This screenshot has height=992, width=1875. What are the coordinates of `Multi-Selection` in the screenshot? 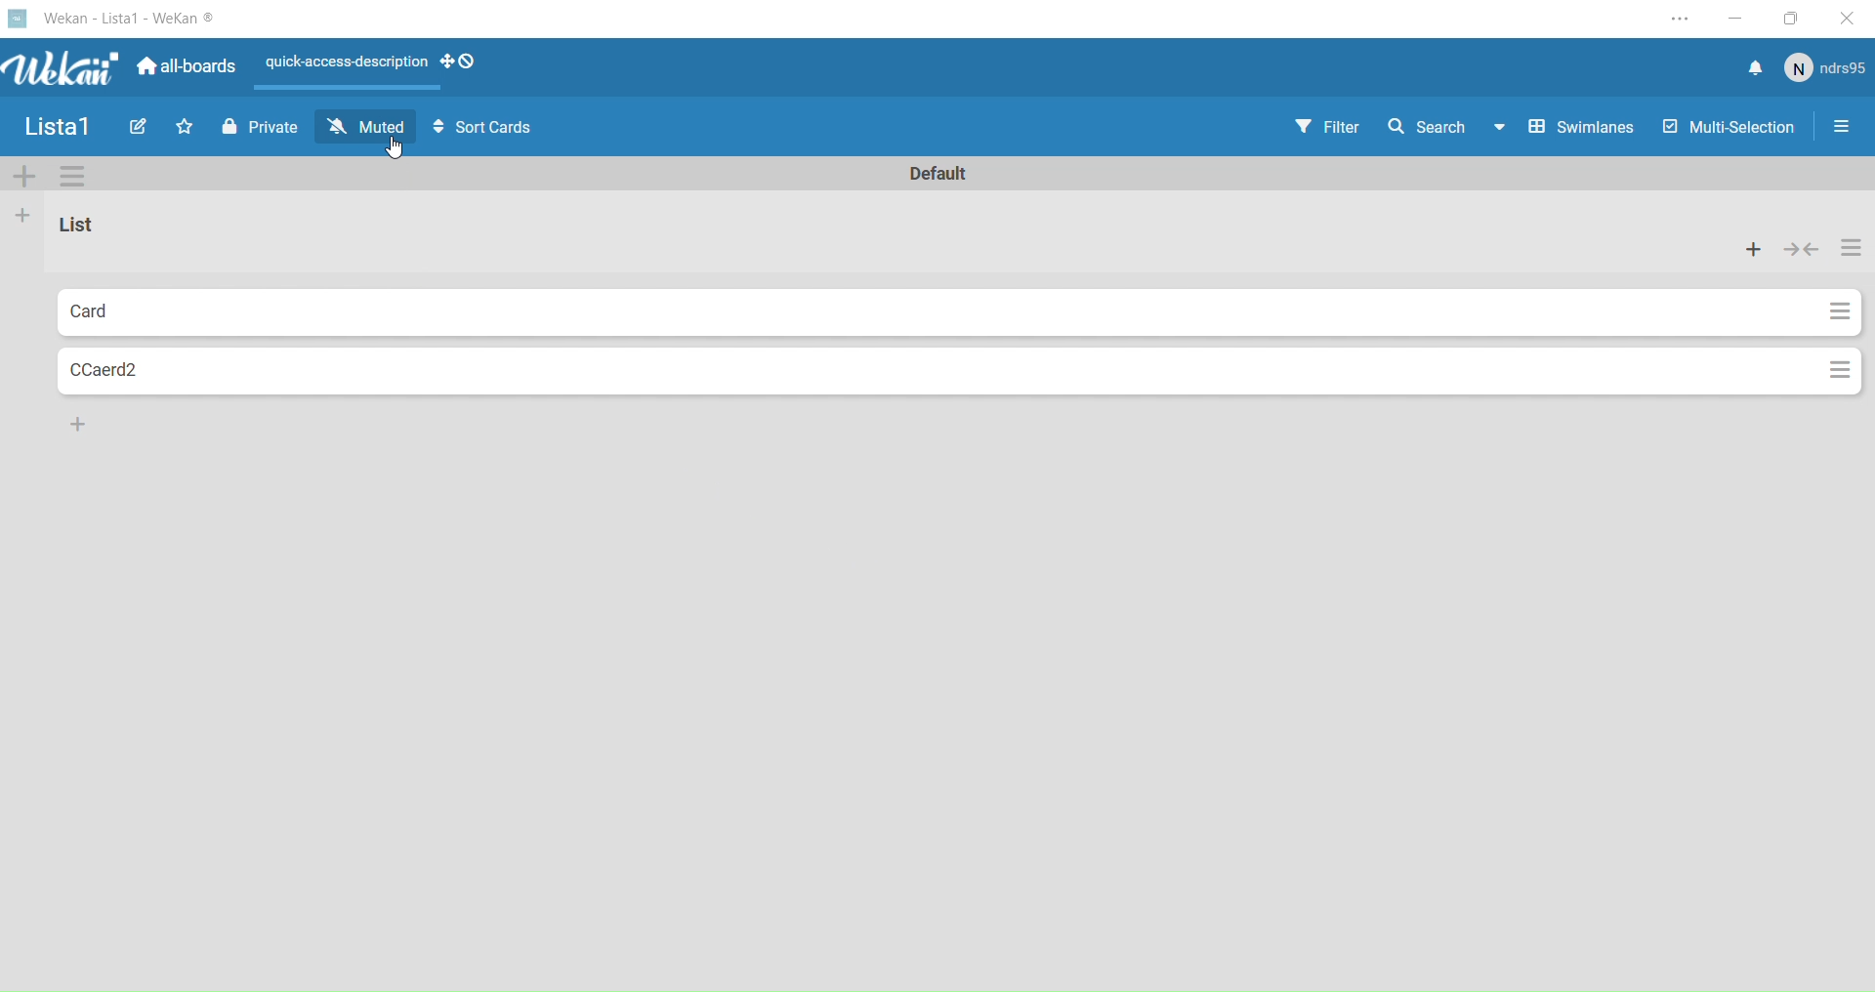 It's located at (1724, 128).